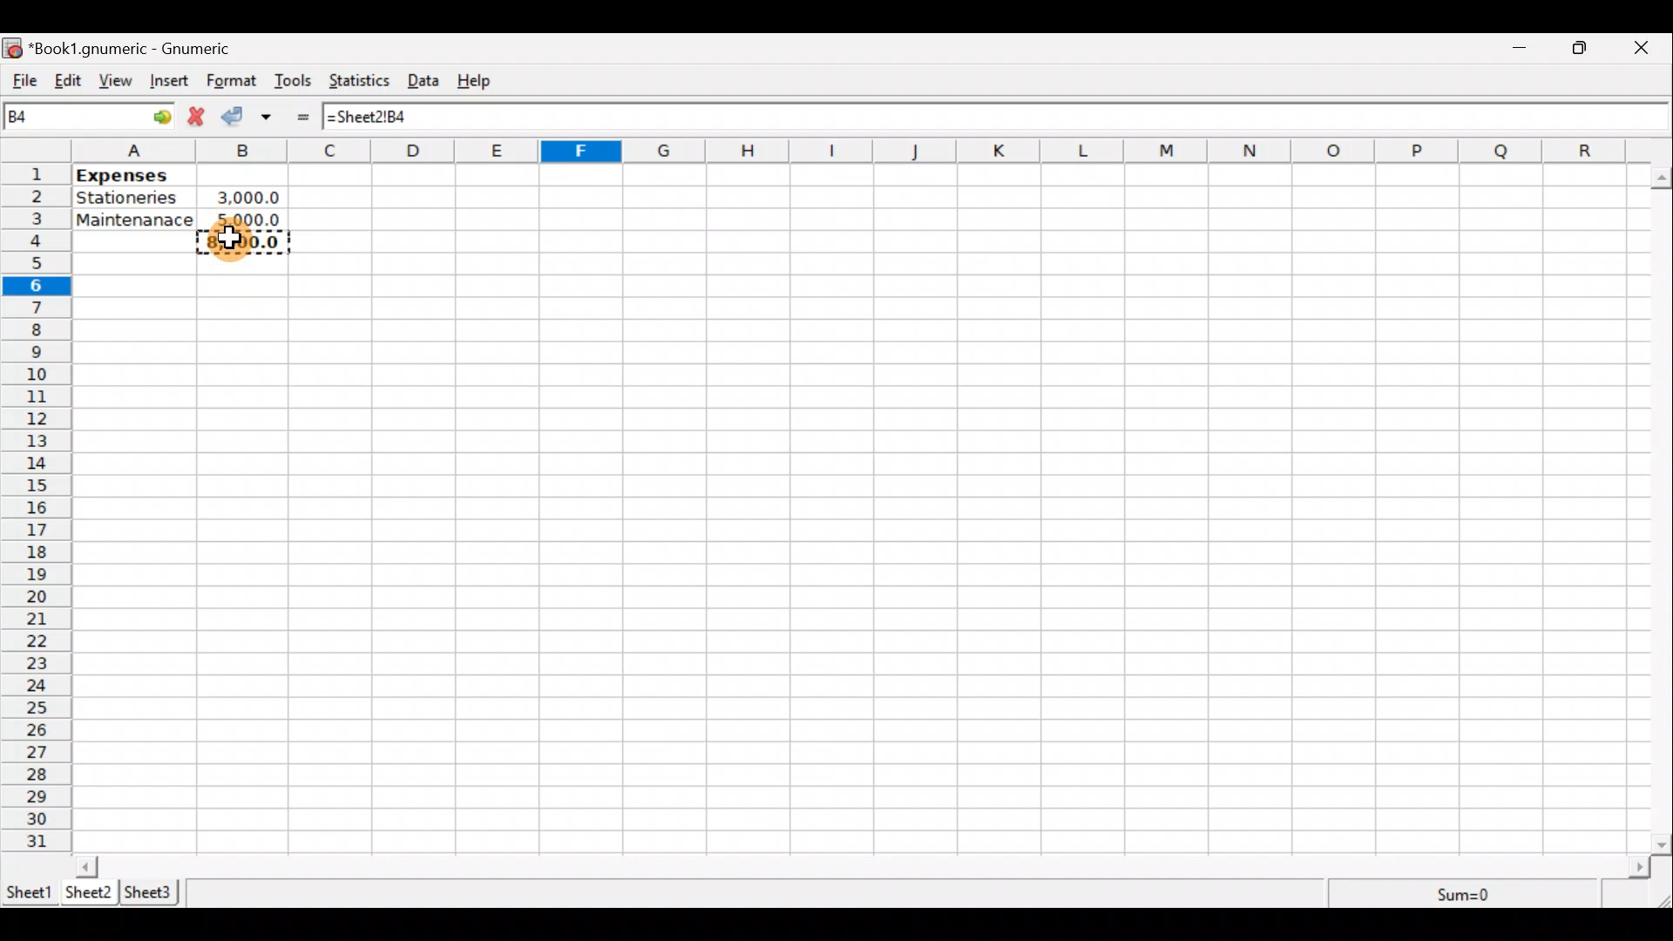  Describe the element at coordinates (362, 83) in the screenshot. I see `Statistics` at that location.